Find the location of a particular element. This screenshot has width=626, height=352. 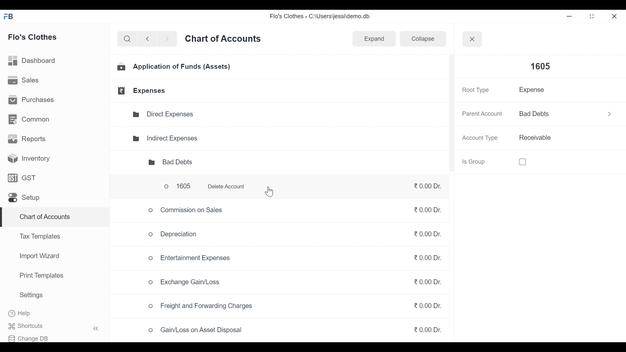

₹0.00 Dr. is located at coordinates (426, 236).